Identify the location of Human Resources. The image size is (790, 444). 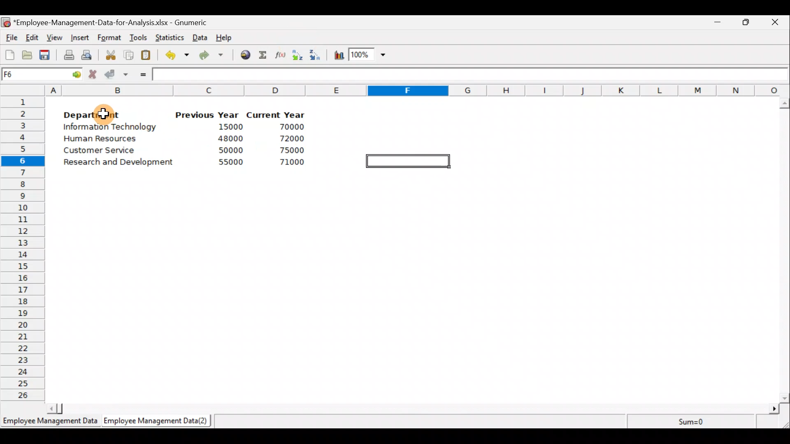
(102, 139).